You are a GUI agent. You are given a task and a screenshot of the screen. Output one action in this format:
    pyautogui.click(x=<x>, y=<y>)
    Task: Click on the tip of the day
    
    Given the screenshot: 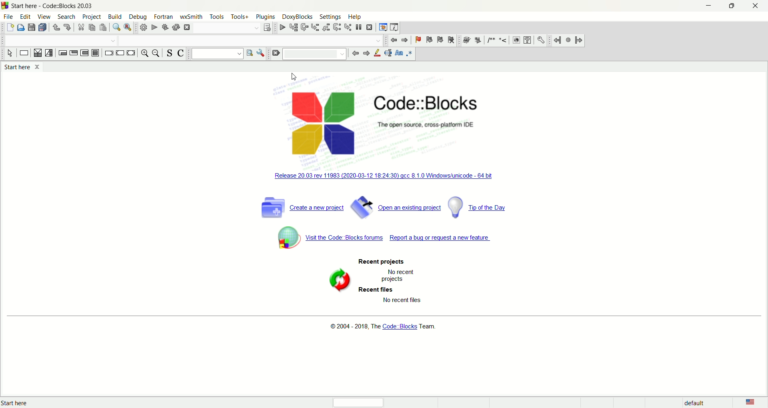 What is the action you would take?
    pyautogui.click(x=481, y=208)
    